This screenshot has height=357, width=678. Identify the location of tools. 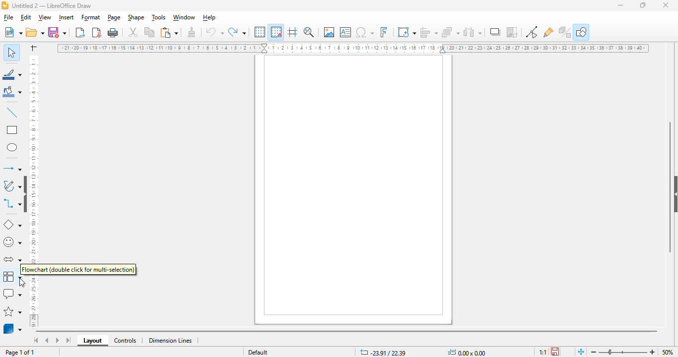
(158, 18).